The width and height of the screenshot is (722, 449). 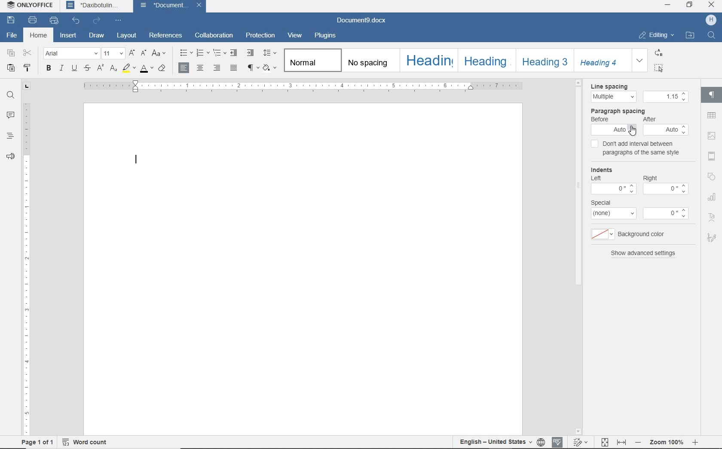 What do you see at coordinates (640, 61) in the screenshot?
I see `EXPAND` at bounding box center [640, 61].